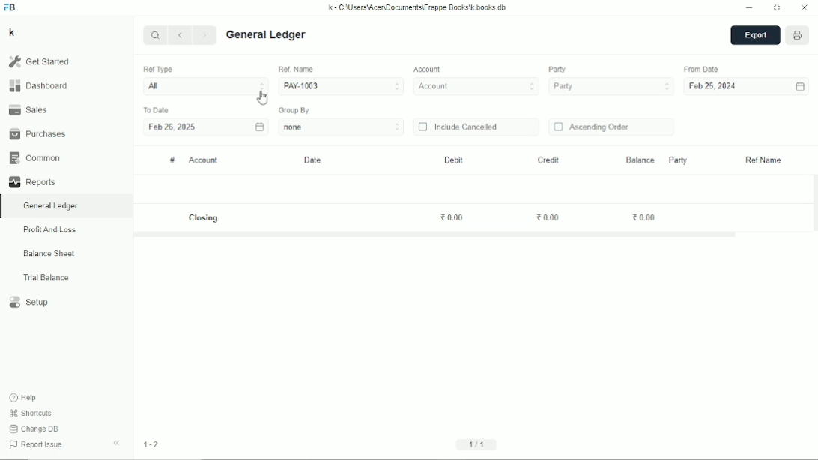 Image resolution: width=818 pixels, height=460 pixels. What do you see at coordinates (341, 85) in the screenshot?
I see `PAY-1003` at bounding box center [341, 85].